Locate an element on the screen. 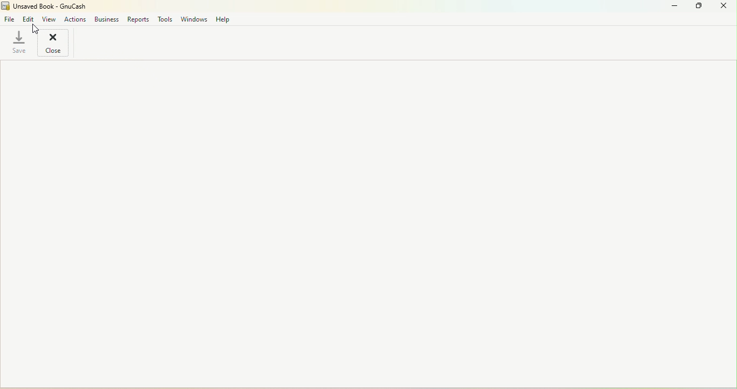 This screenshot has height=389, width=737. Windows is located at coordinates (193, 18).